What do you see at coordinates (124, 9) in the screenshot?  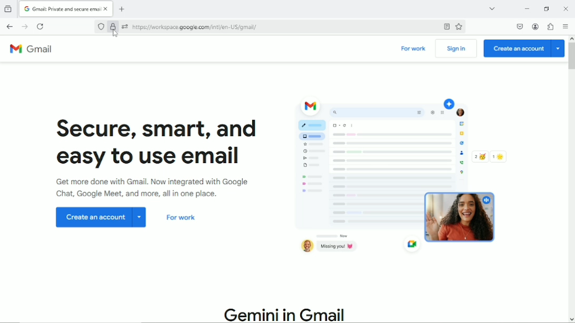 I see `New tab` at bounding box center [124, 9].